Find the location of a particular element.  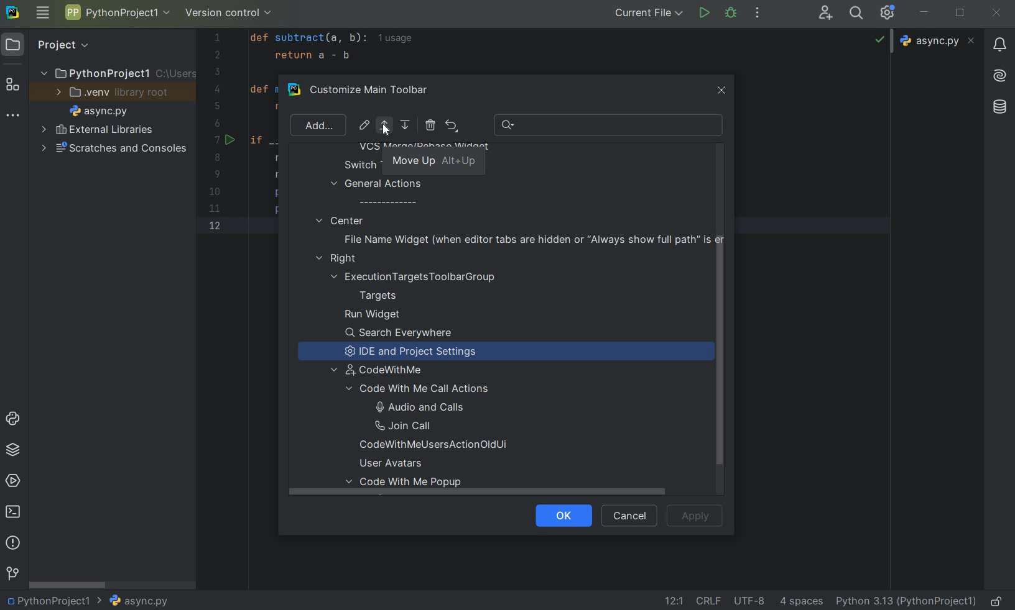

center is located at coordinates (340, 220).